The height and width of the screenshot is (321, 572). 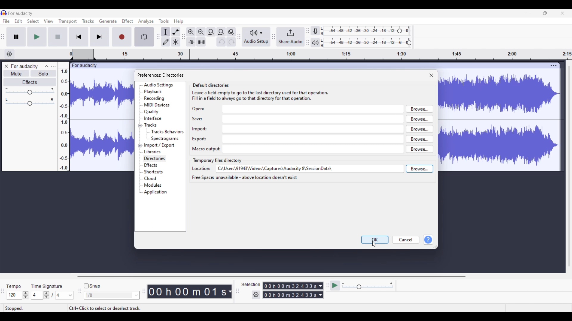 I want to click on Spectrograms, so click(x=165, y=139).